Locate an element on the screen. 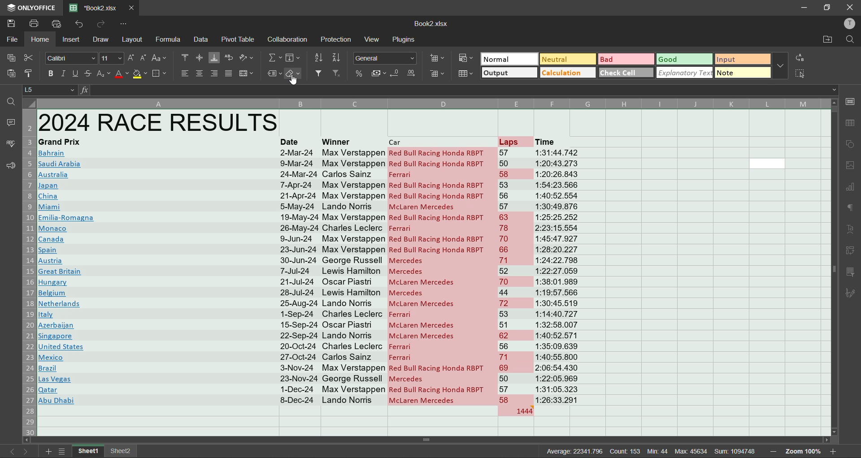  note is located at coordinates (743, 72).